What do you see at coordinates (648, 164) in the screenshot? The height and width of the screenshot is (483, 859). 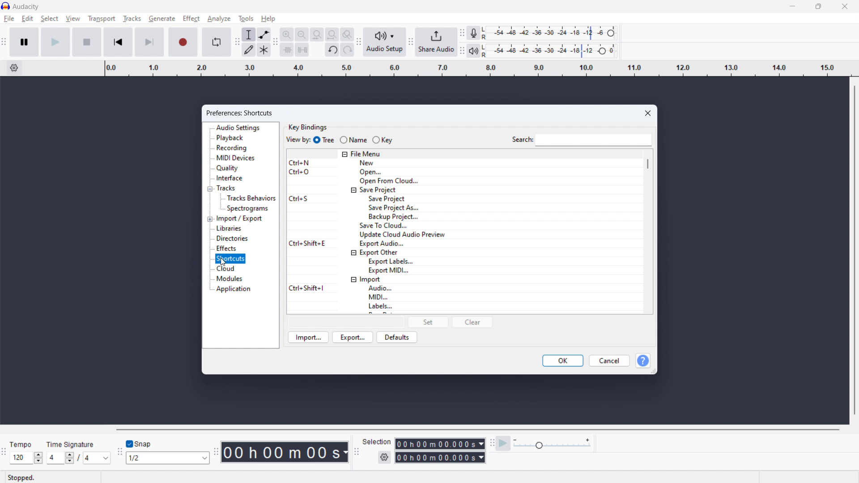 I see `scrollbar` at bounding box center [648, 164].